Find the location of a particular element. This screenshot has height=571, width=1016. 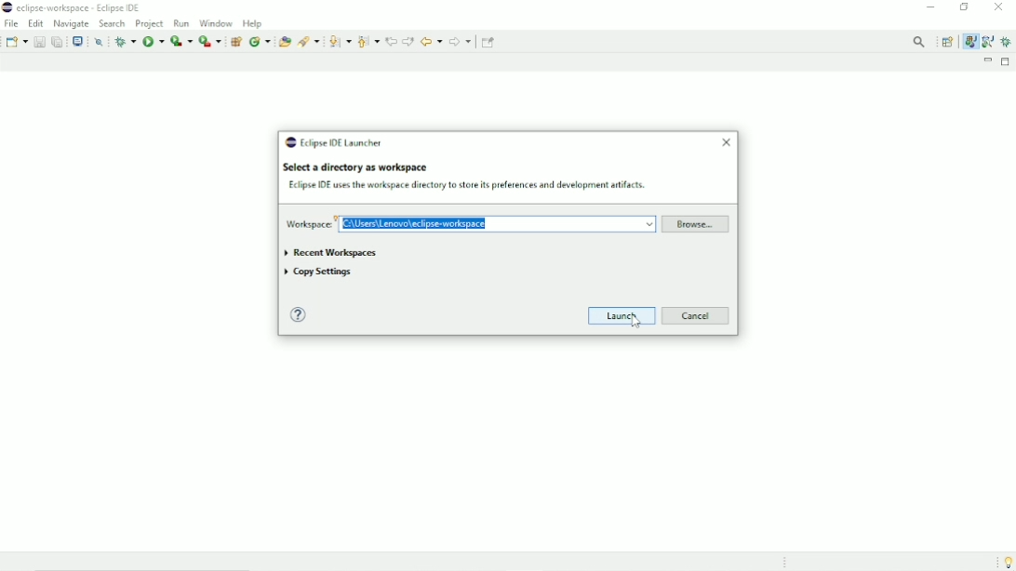

Recent workspaces is located at coordinates (330, 252).